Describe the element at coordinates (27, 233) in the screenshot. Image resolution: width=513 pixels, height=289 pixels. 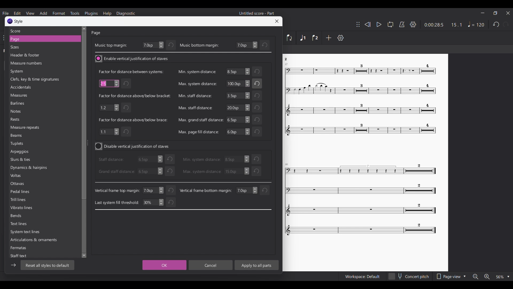
I see `System text line` at that location.